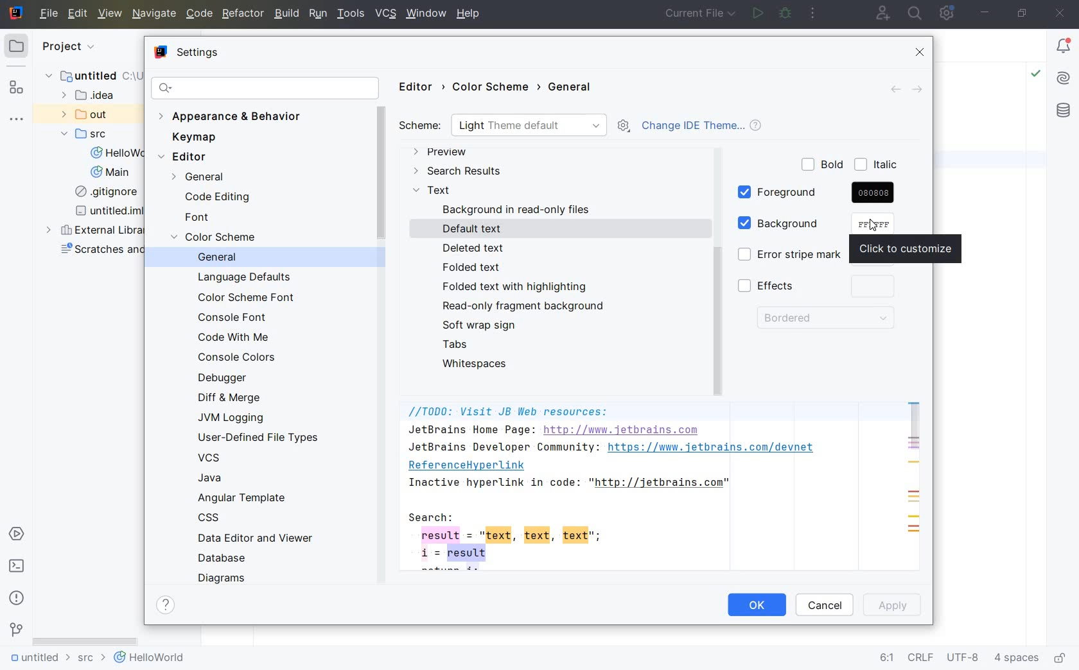  What do you see at coordinates (49, 14) in the screenshot?
I see `file` at bounding box center [49, 14].